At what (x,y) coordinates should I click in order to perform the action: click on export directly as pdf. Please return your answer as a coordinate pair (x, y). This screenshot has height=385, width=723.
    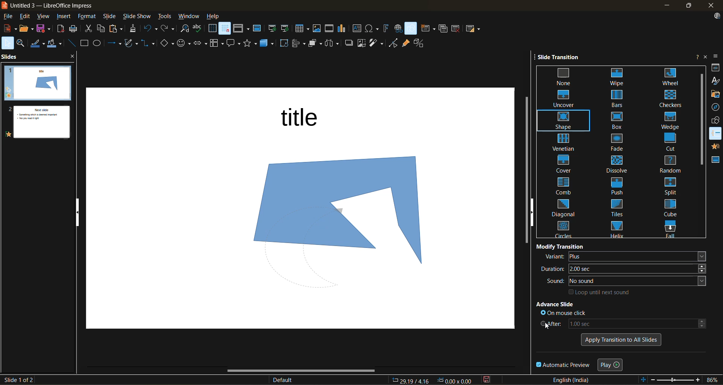
    Looking at the image, I should click on (61, 31).